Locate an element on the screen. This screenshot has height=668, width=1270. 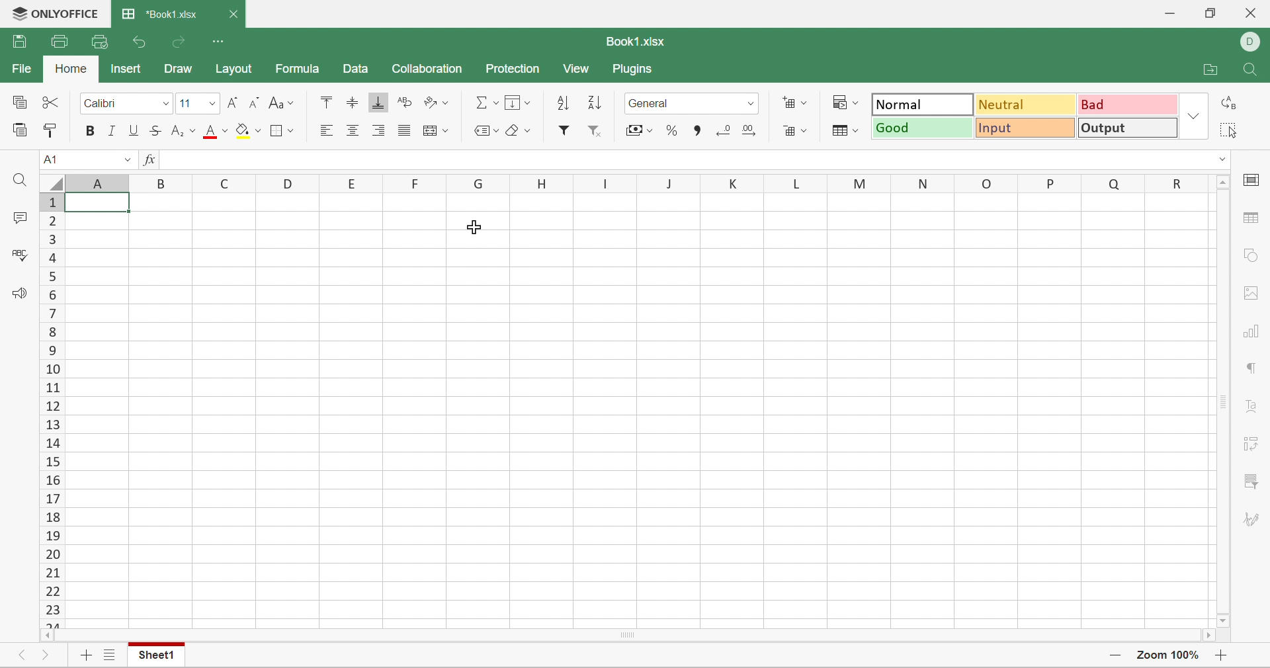
Scroll right is located at coordinates (1205, 634).